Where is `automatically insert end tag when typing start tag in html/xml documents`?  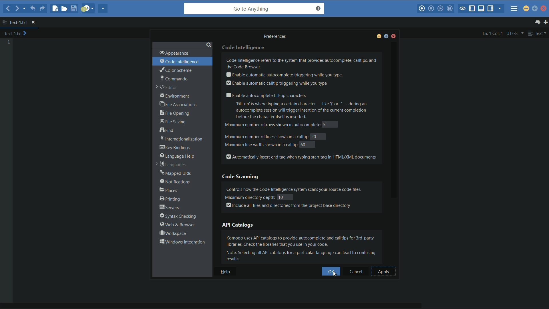
automatically insert end tag when typing start tag in html/xml documents is located at coordinates (301, 157).